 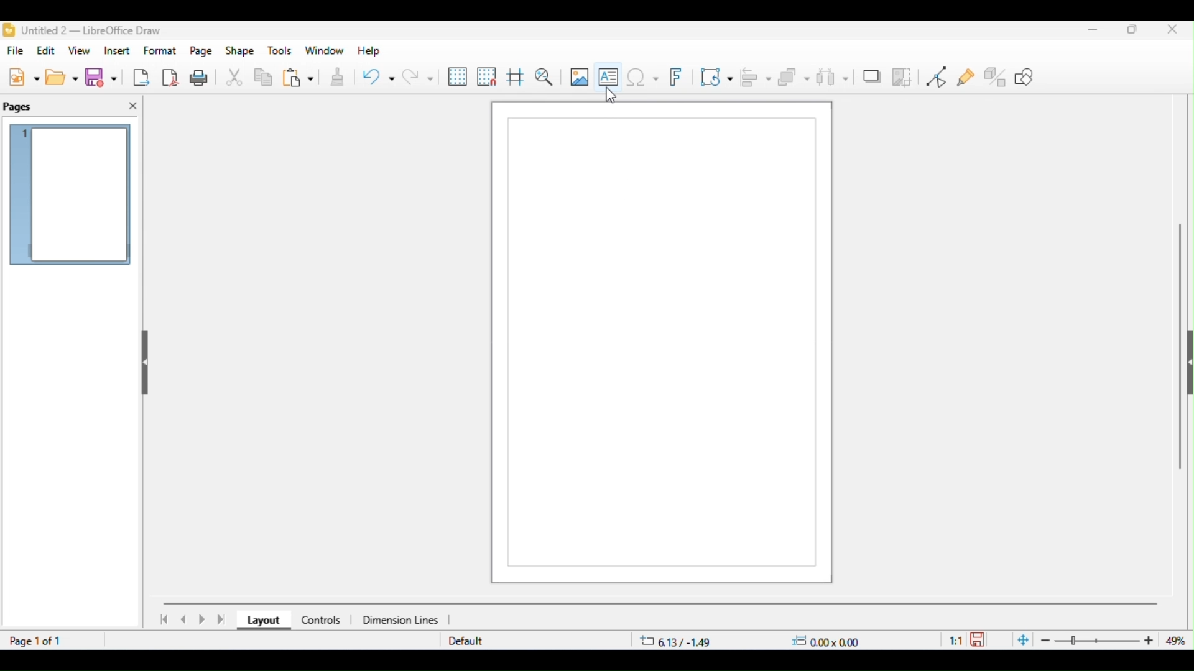 I want to click on scaling factor, so click(x=956, y=639).